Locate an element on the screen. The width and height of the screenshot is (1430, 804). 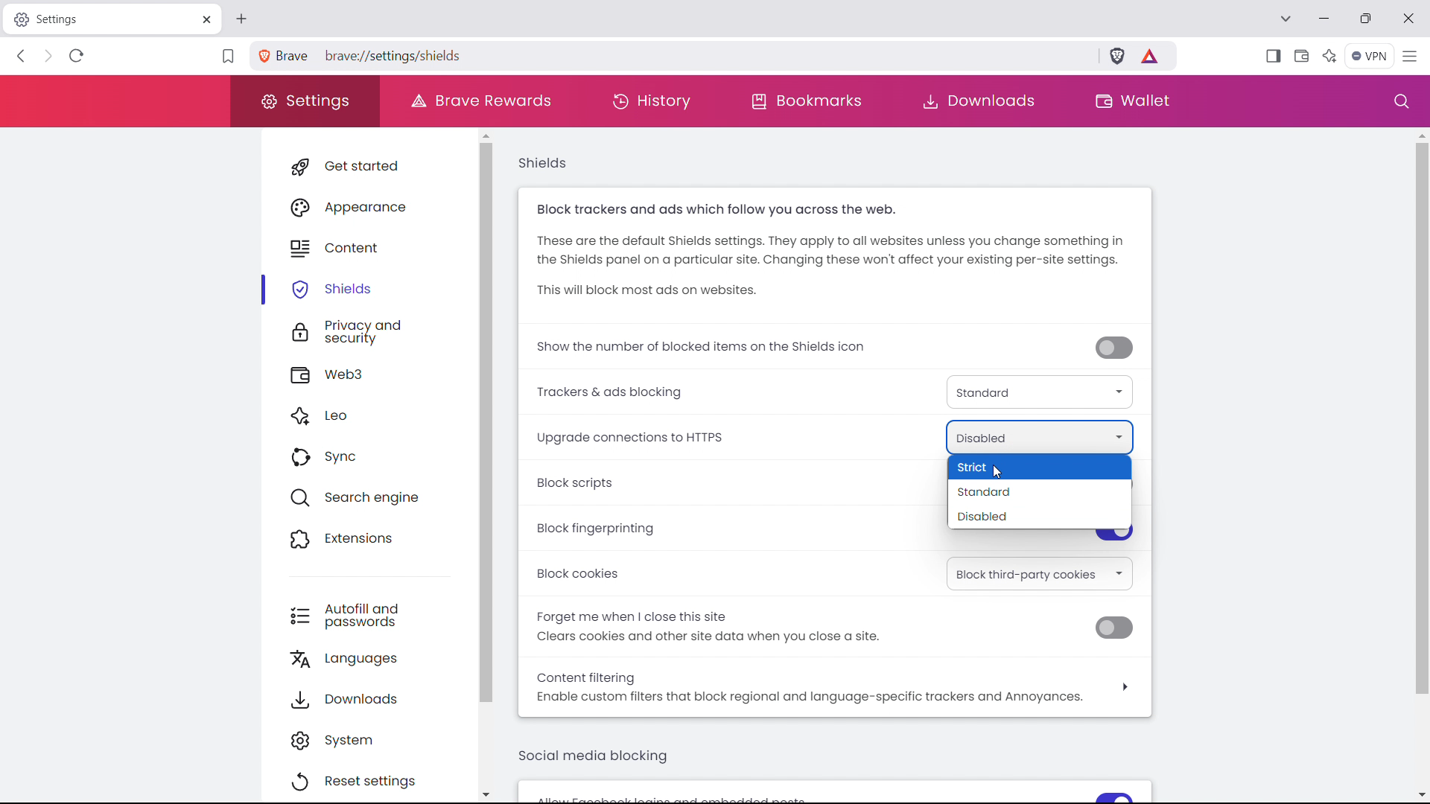
Allow feedback is located at coordinates (833, 794).